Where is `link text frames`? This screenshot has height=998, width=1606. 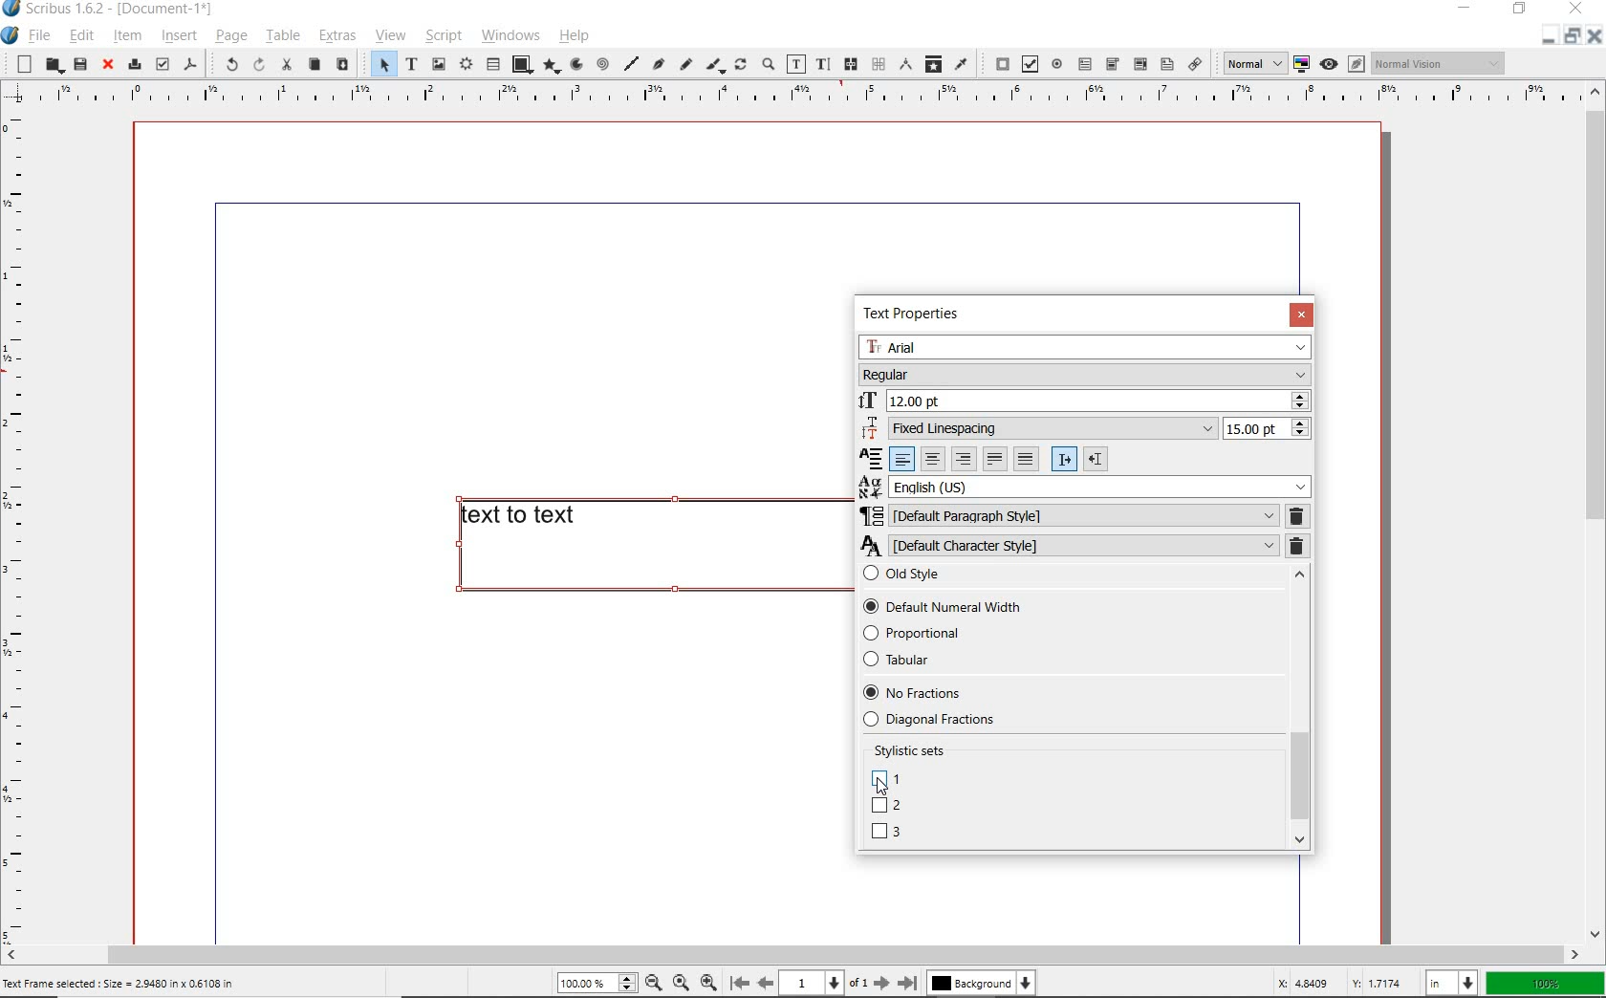
link text frames is located at coordinates (848, 64).